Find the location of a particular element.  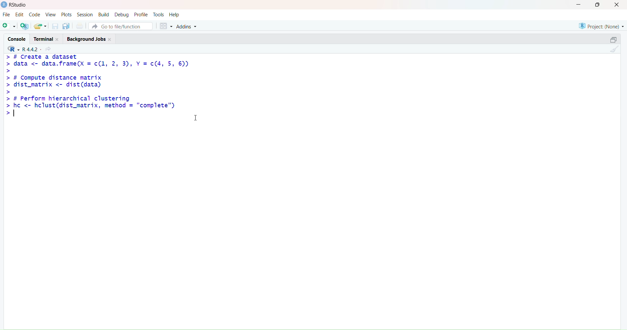

Session is located at coordinates (86, 14).